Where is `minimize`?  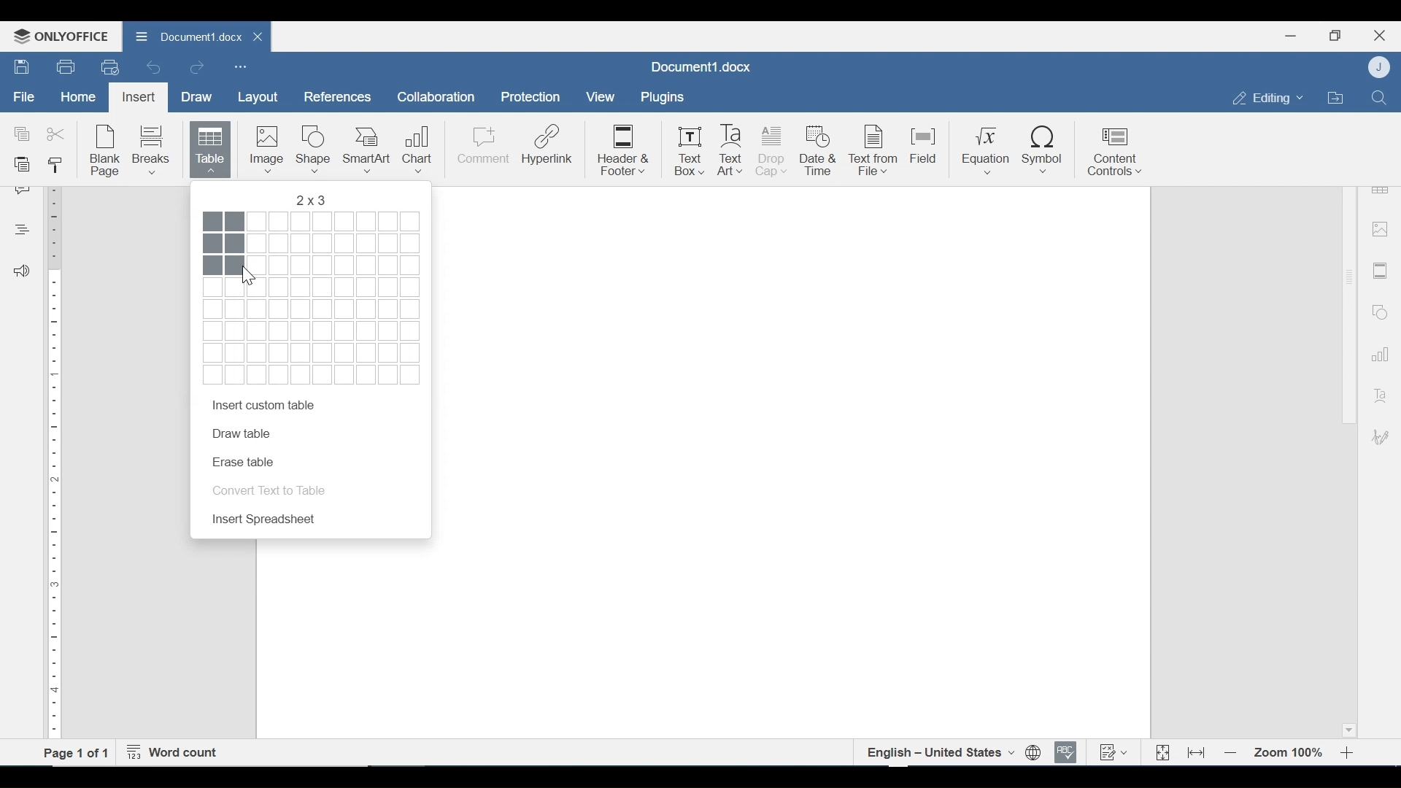
minimize is located at coordinates (1291, 35).